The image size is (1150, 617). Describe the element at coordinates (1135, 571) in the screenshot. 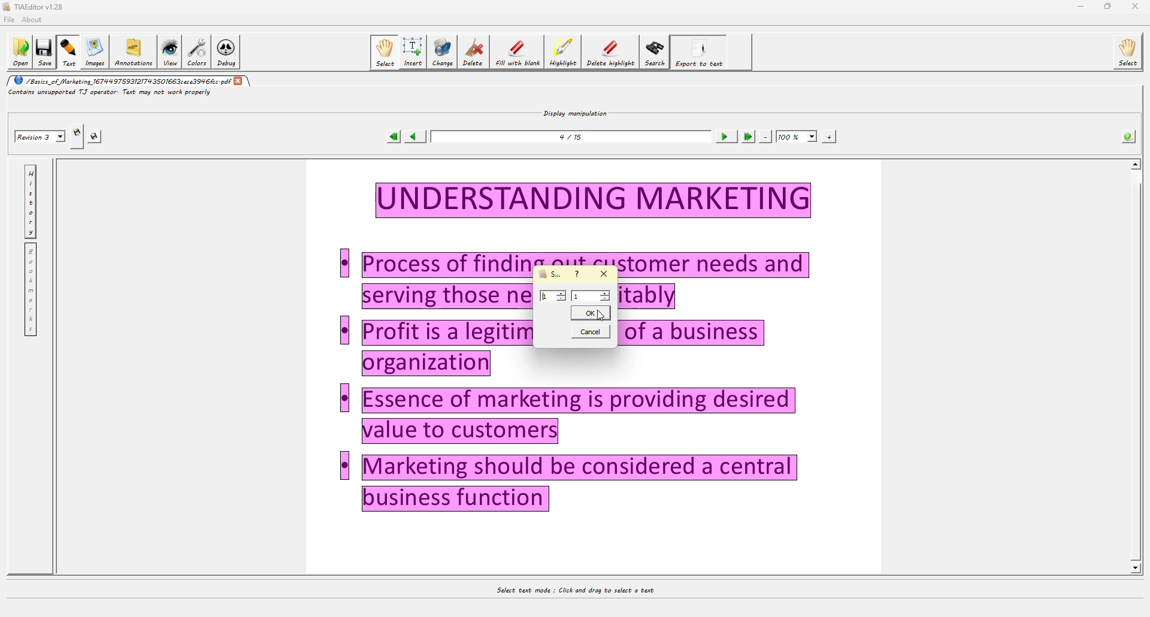

I see `` at that location.